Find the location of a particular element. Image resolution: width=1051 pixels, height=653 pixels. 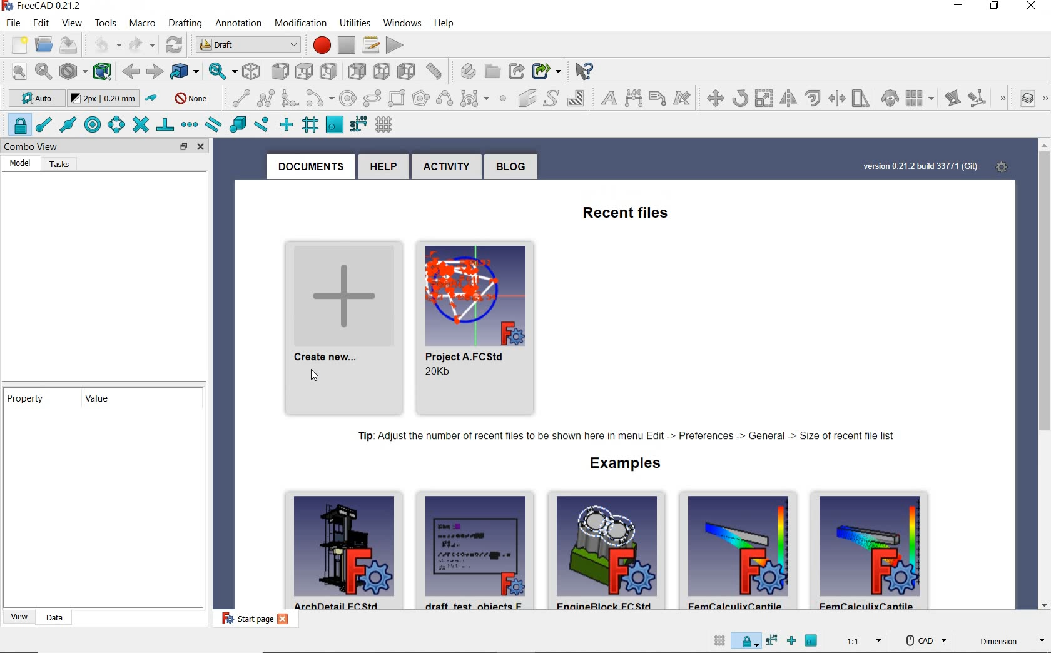

create new is located at coordinates (338, 320).